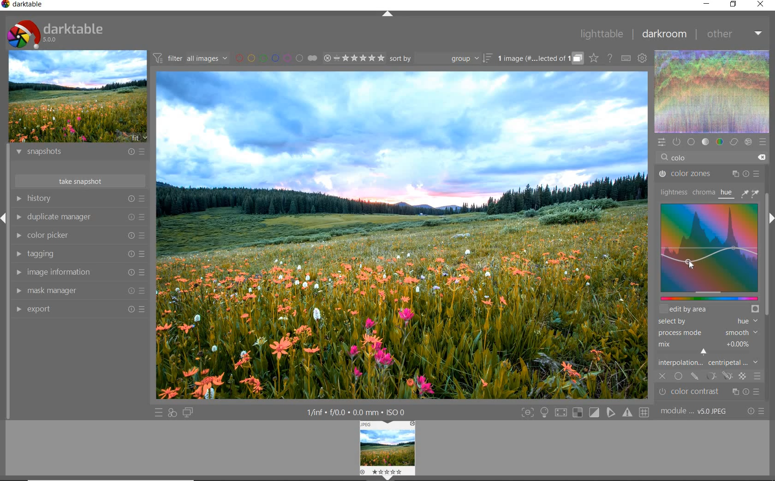 The height and width of the screenshot is (481, 775). I want to click on mask manager, so click(79, 290).